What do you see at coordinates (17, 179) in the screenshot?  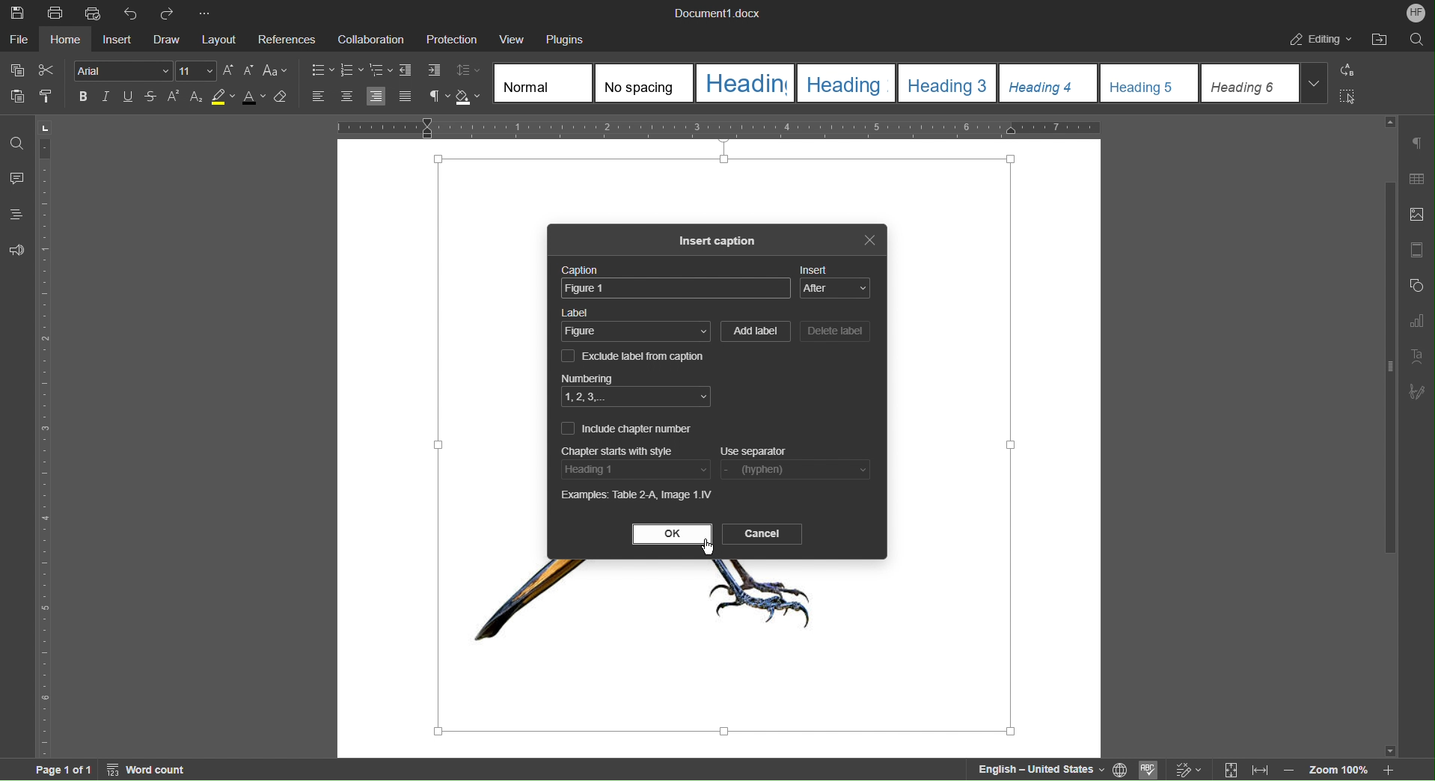 I see `Comments` at bounding box center [17, 179].